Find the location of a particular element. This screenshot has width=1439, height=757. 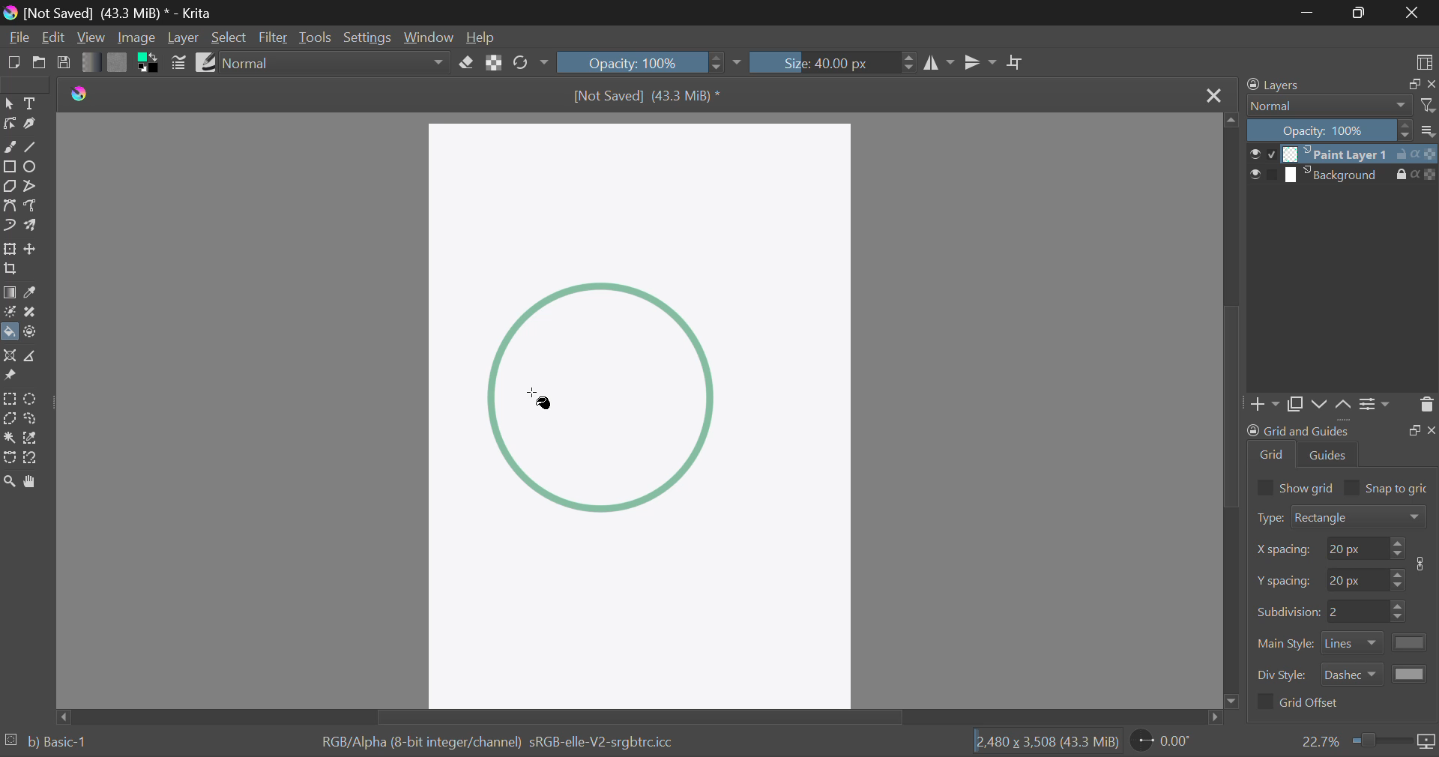

Minimize is located at coordinates (1362, 13).